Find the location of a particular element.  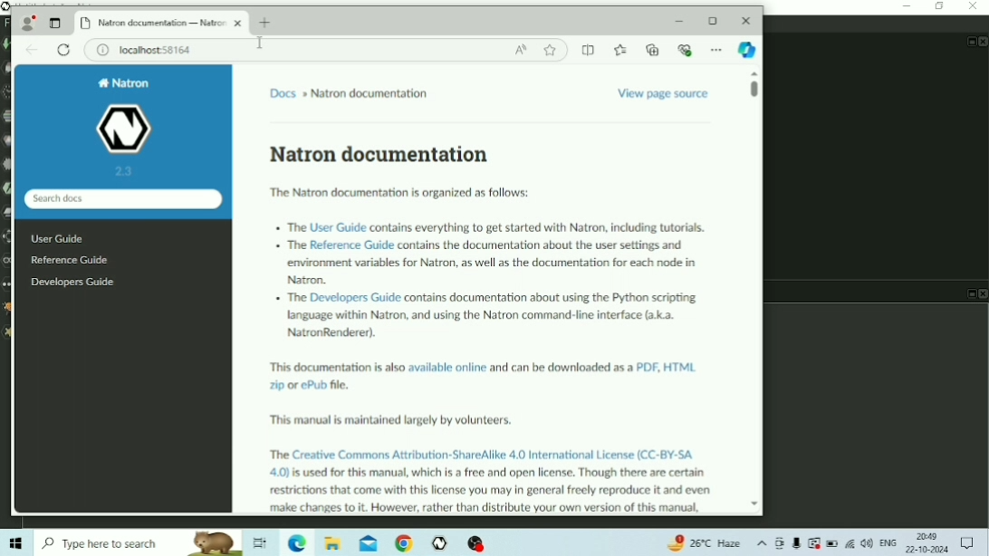

This manual is maintained largely by volunteers. is located at coordinates (392, 421).